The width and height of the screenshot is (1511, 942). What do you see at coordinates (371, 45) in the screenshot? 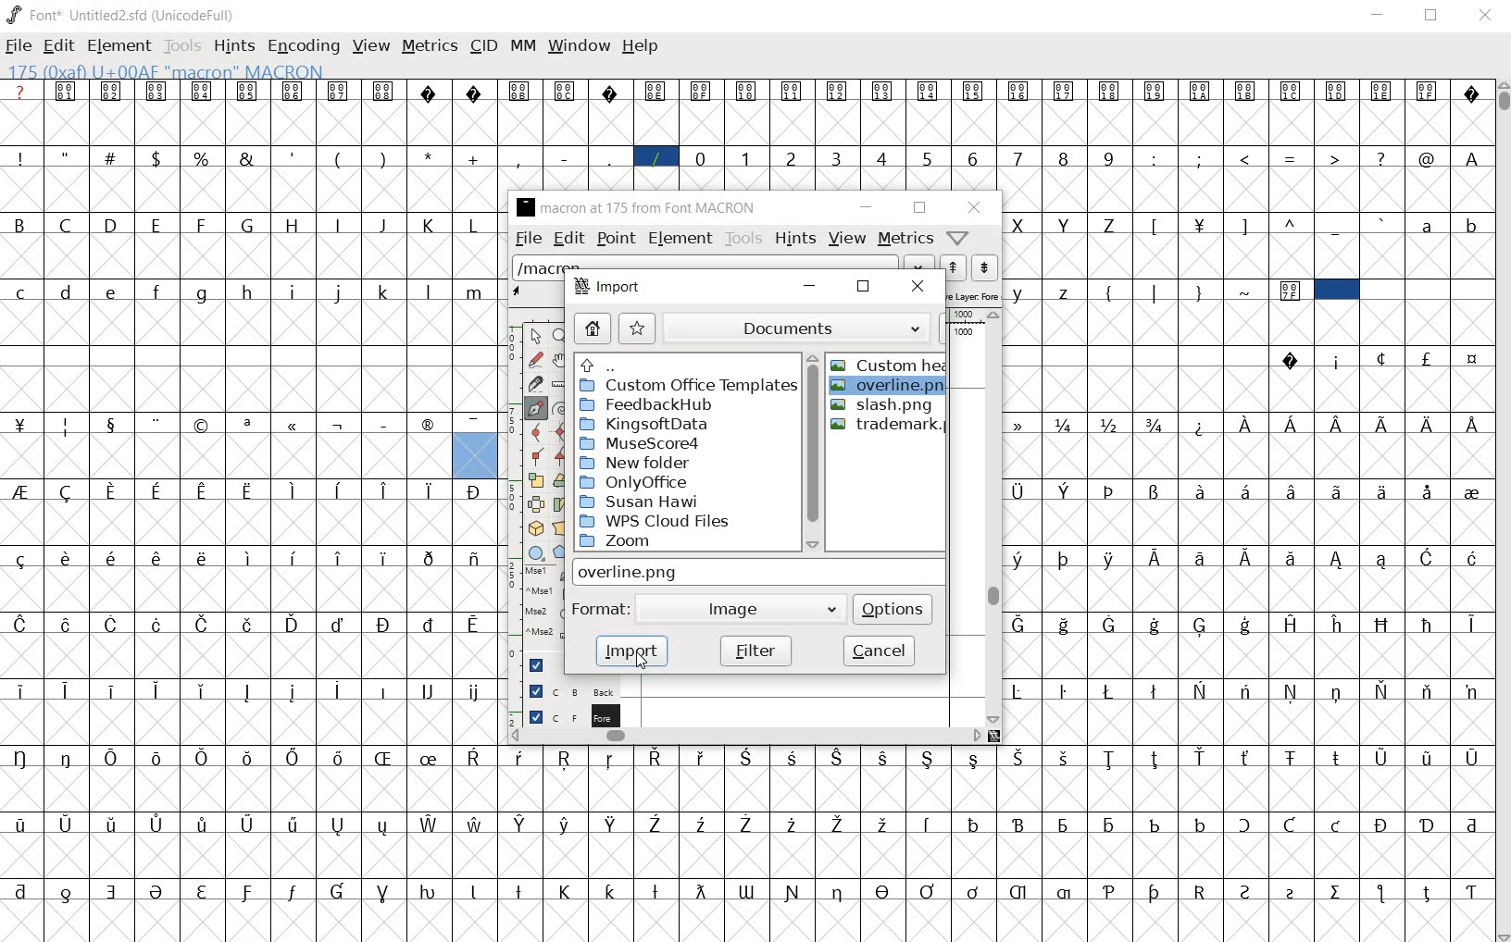
I see `view` at bounding box center [371, 45].